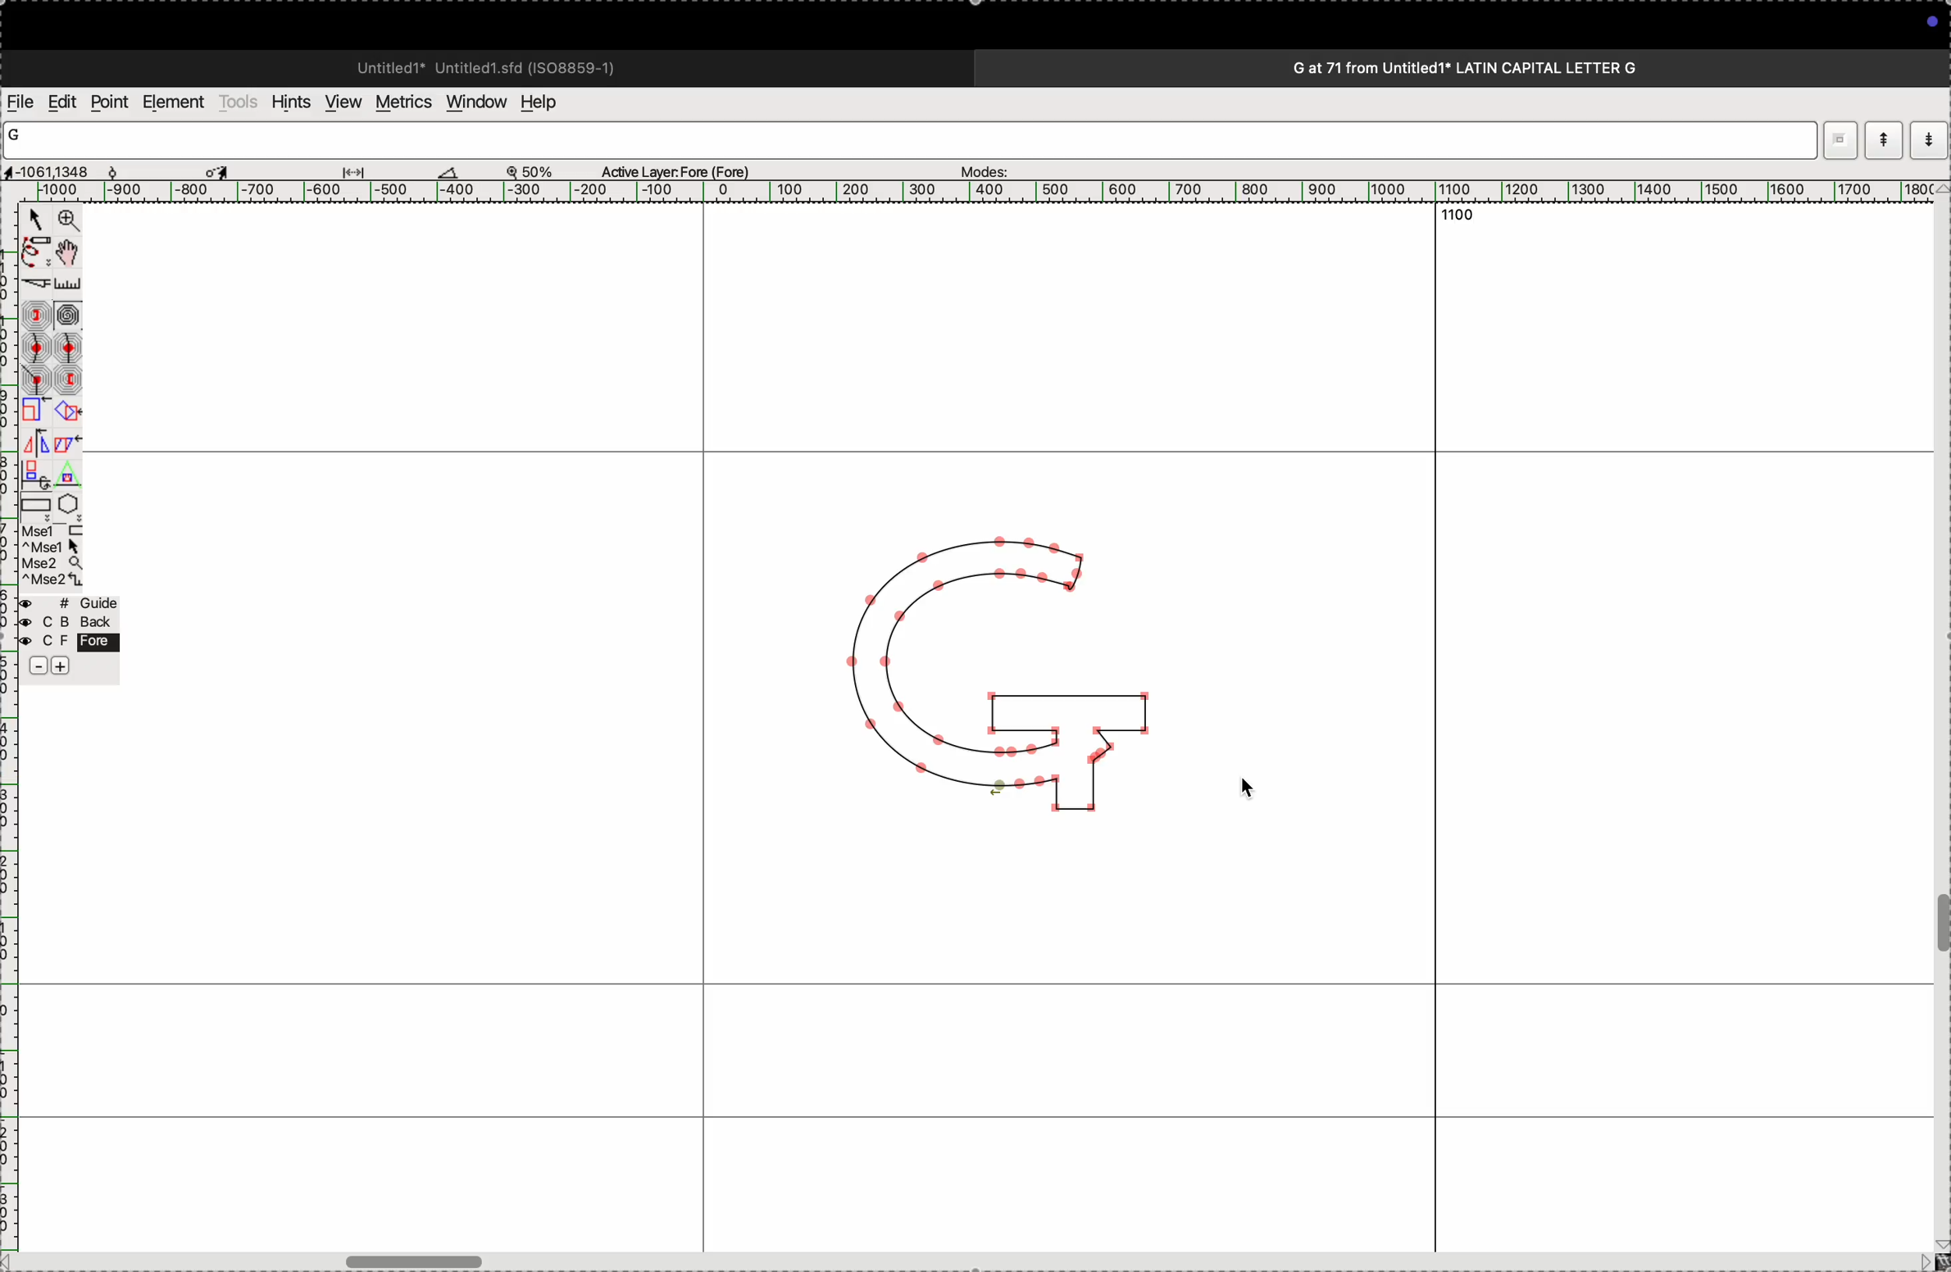  Describe the element at coordinates (667, 172) in the screenshot. I see `Active Layer: Fore (Fore)` at that location.